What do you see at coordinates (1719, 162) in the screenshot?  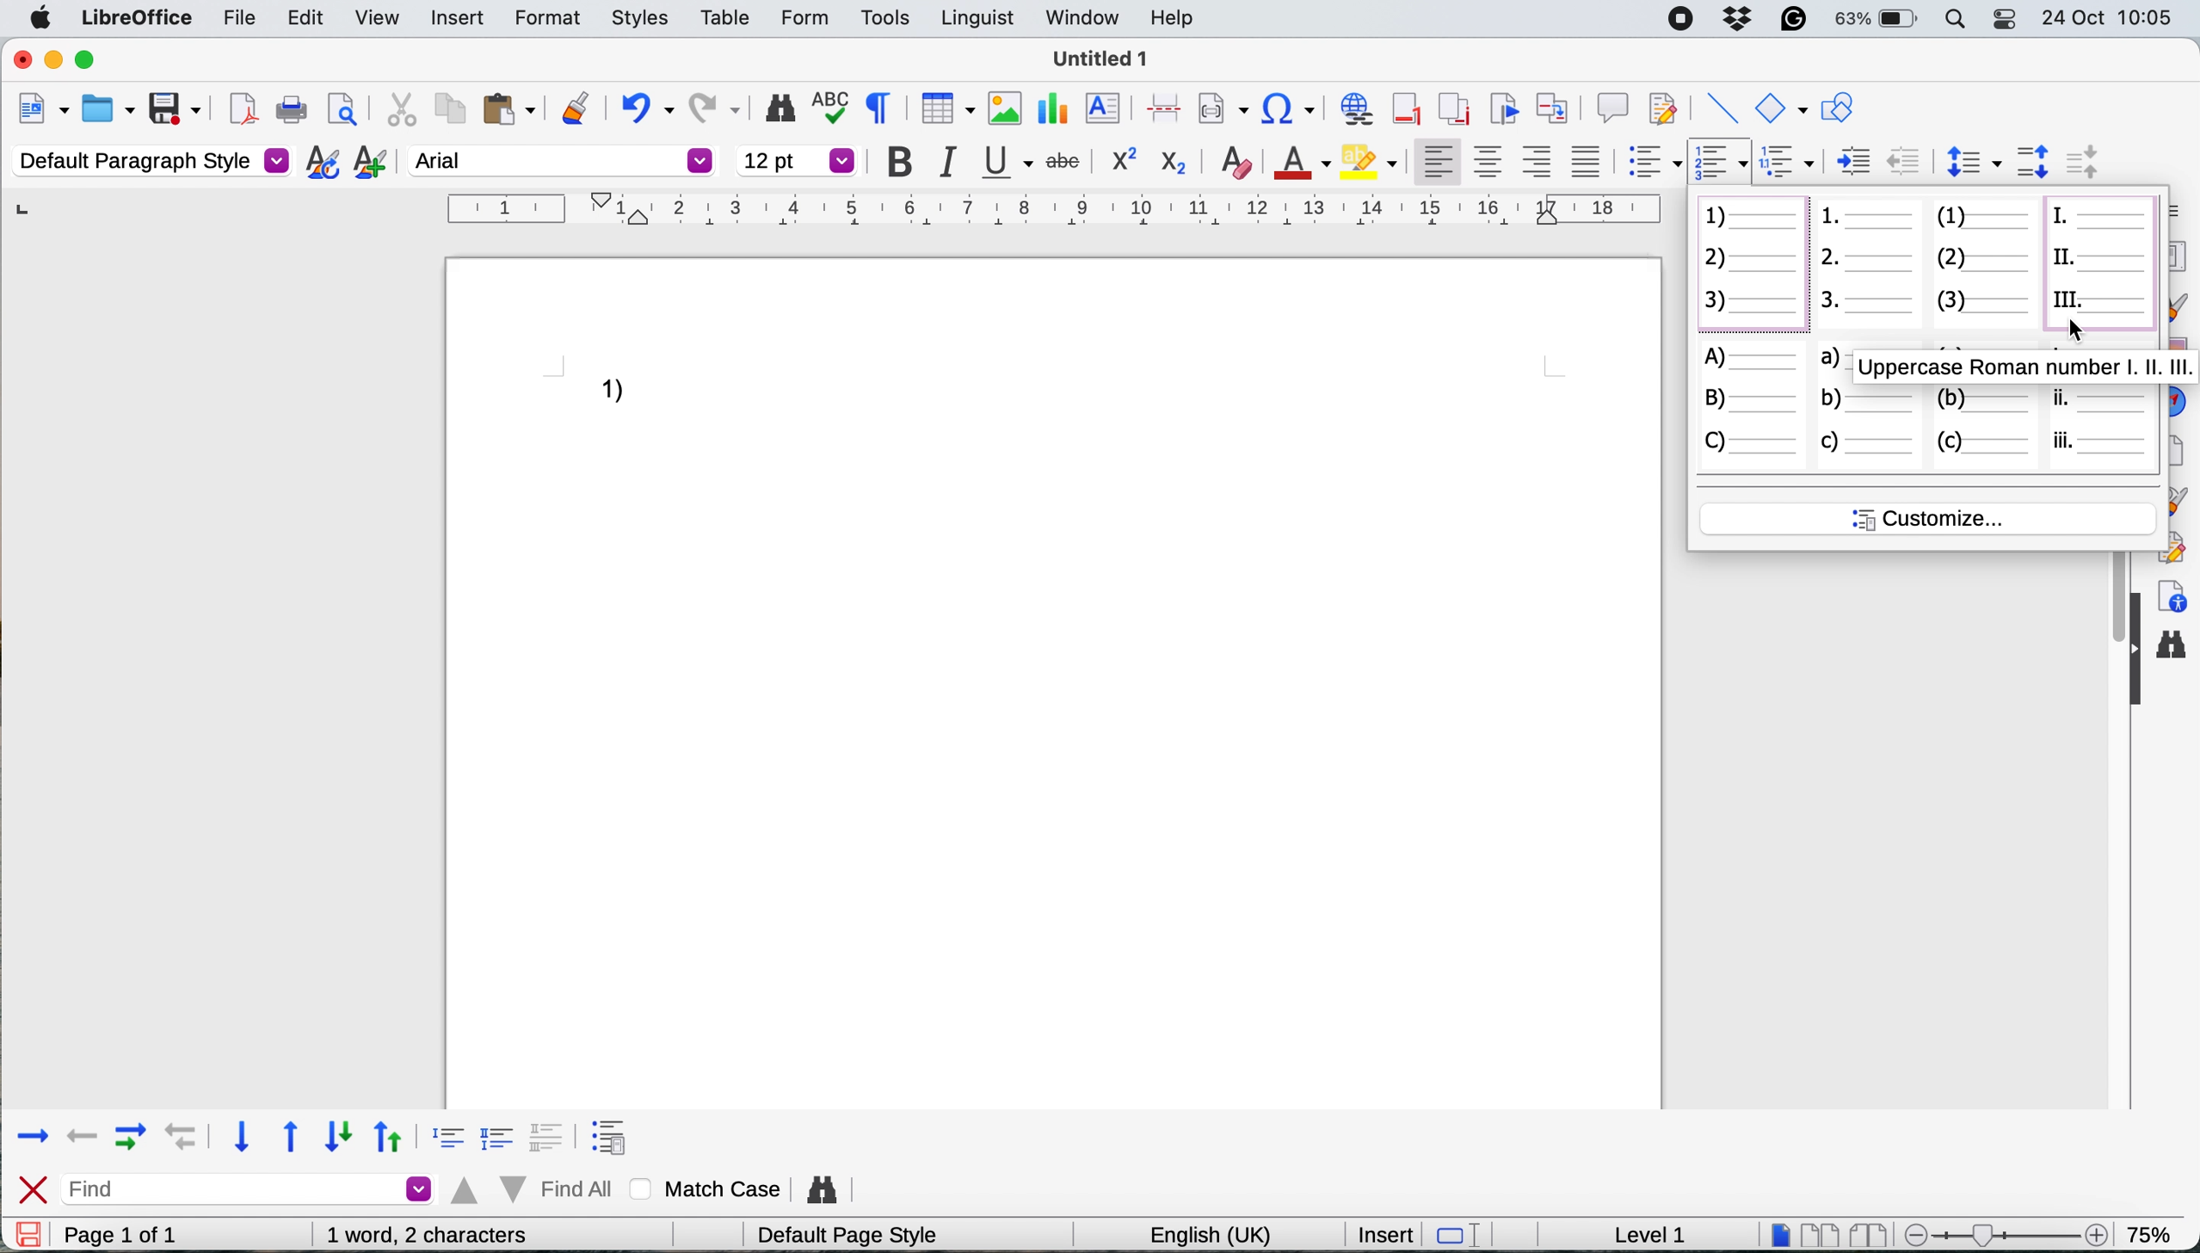 I see `toggle ordered list` at bounding box center [1719, 162].